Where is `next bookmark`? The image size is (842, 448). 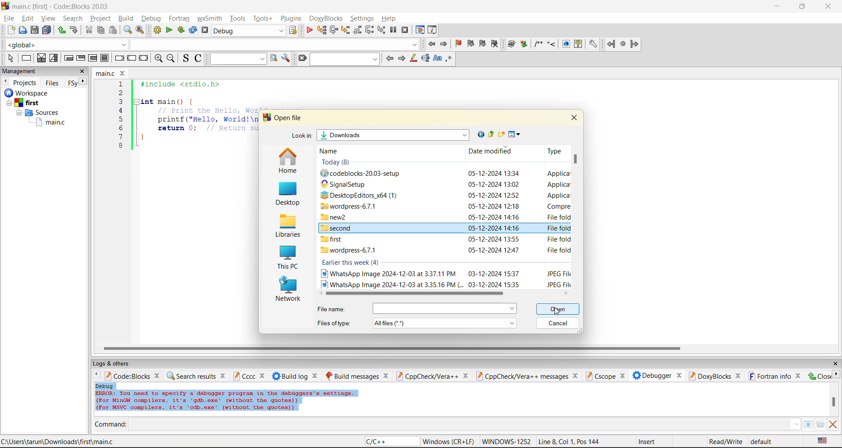
next bookmark is located at coordinates (483, 43).